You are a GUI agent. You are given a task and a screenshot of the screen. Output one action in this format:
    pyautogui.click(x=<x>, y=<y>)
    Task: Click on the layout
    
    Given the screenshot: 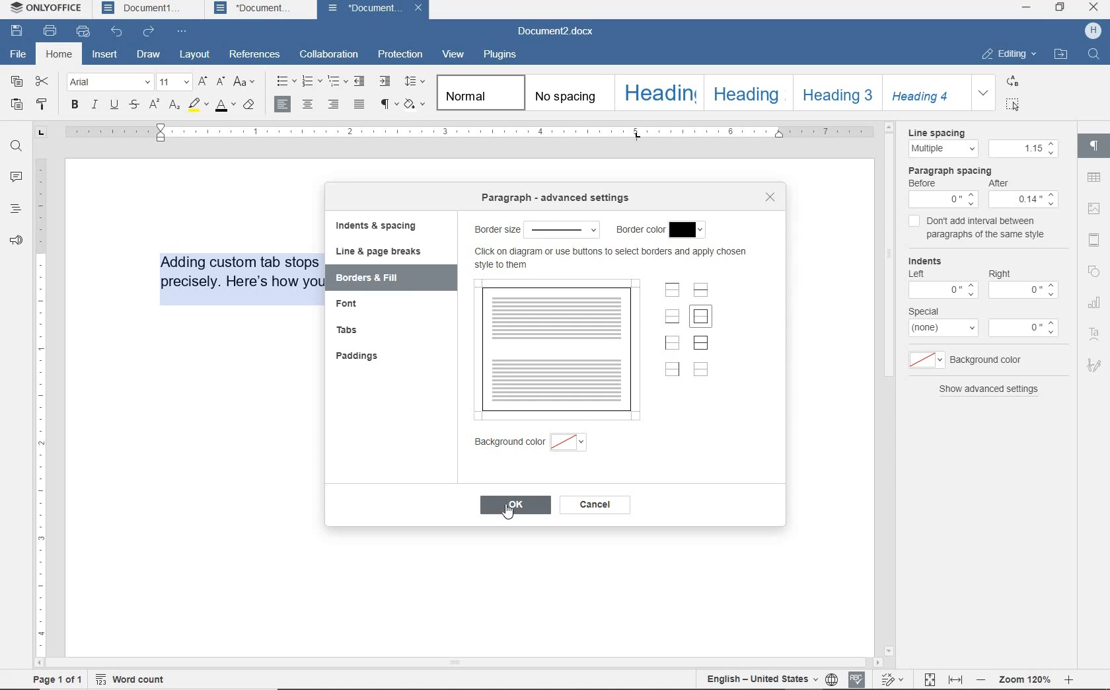 What is the action you would take?
    pyautogui.click(x=197, y=54)
    